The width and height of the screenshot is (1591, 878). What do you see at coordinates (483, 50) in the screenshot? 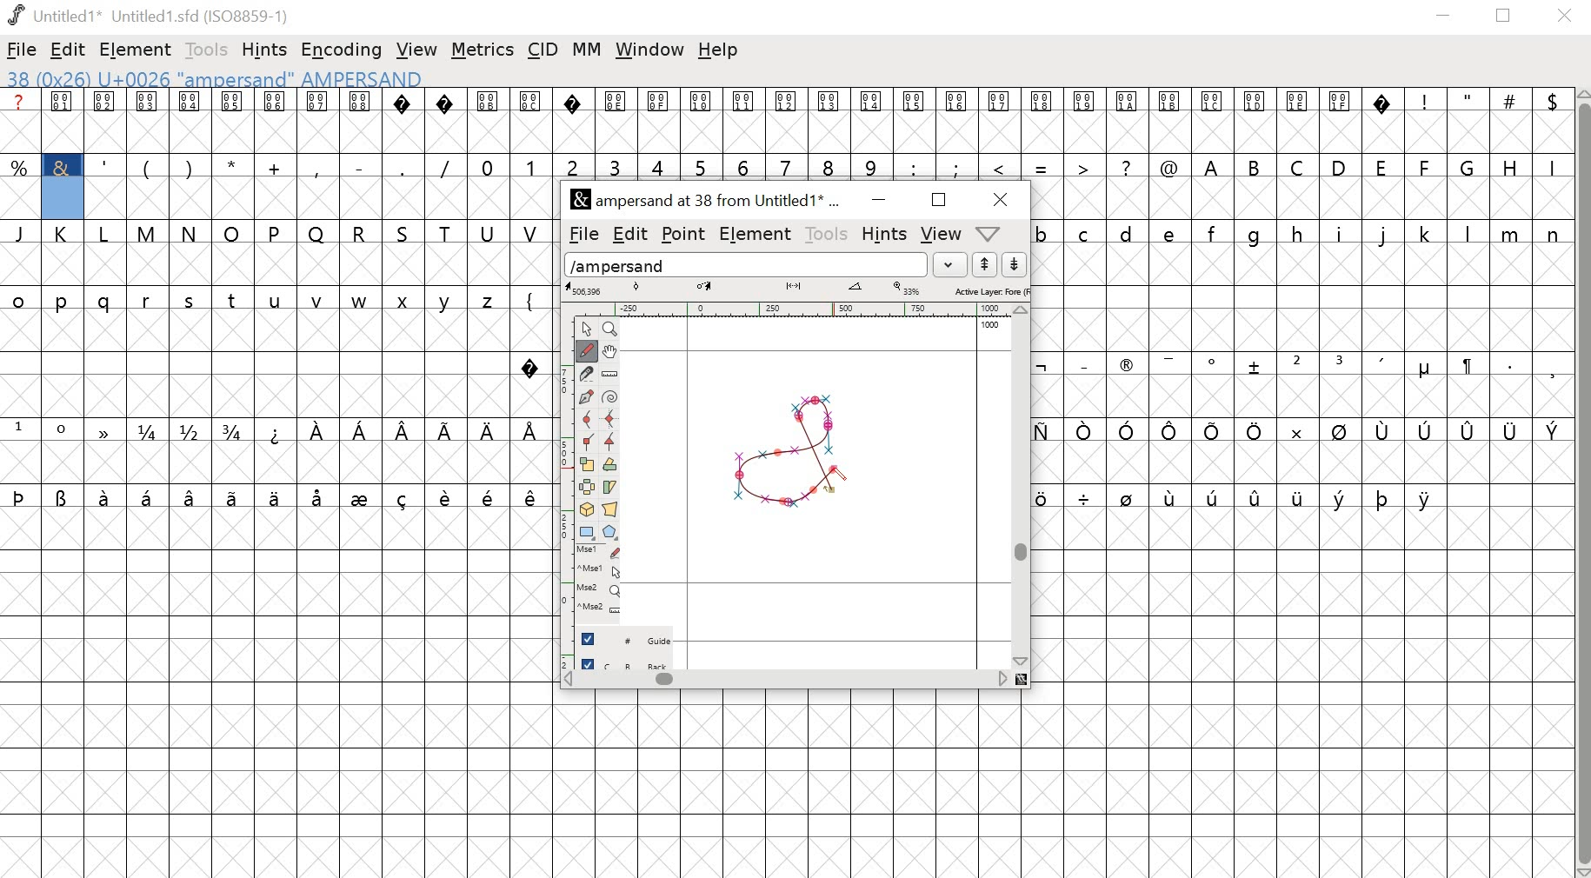
I see `metrics` at bounding box center [483, 50].